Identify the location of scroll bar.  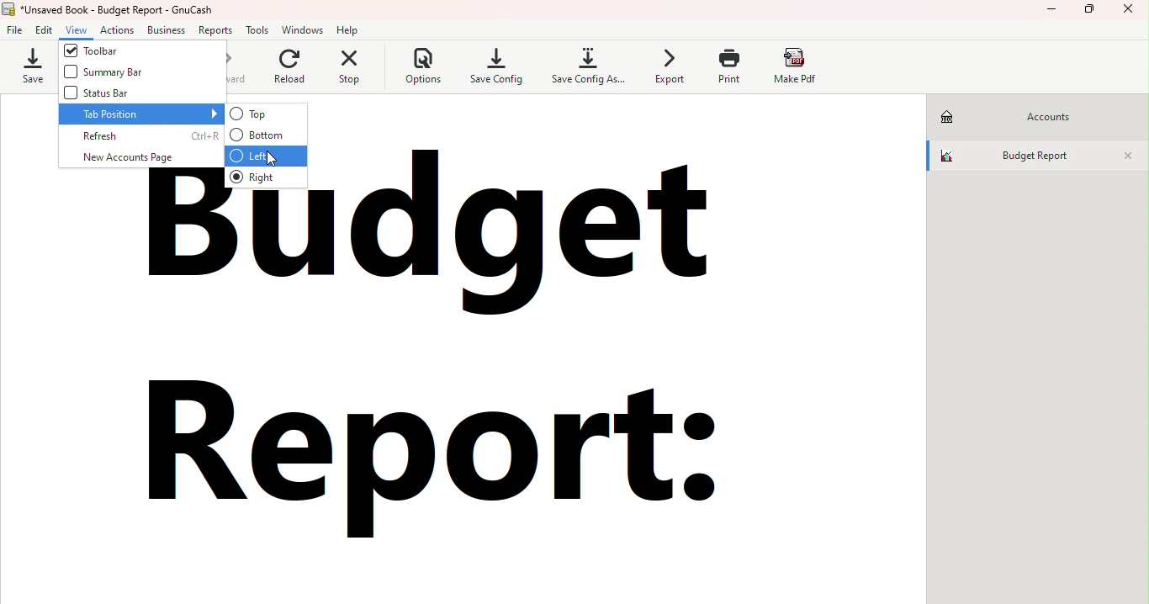
(928, 345).